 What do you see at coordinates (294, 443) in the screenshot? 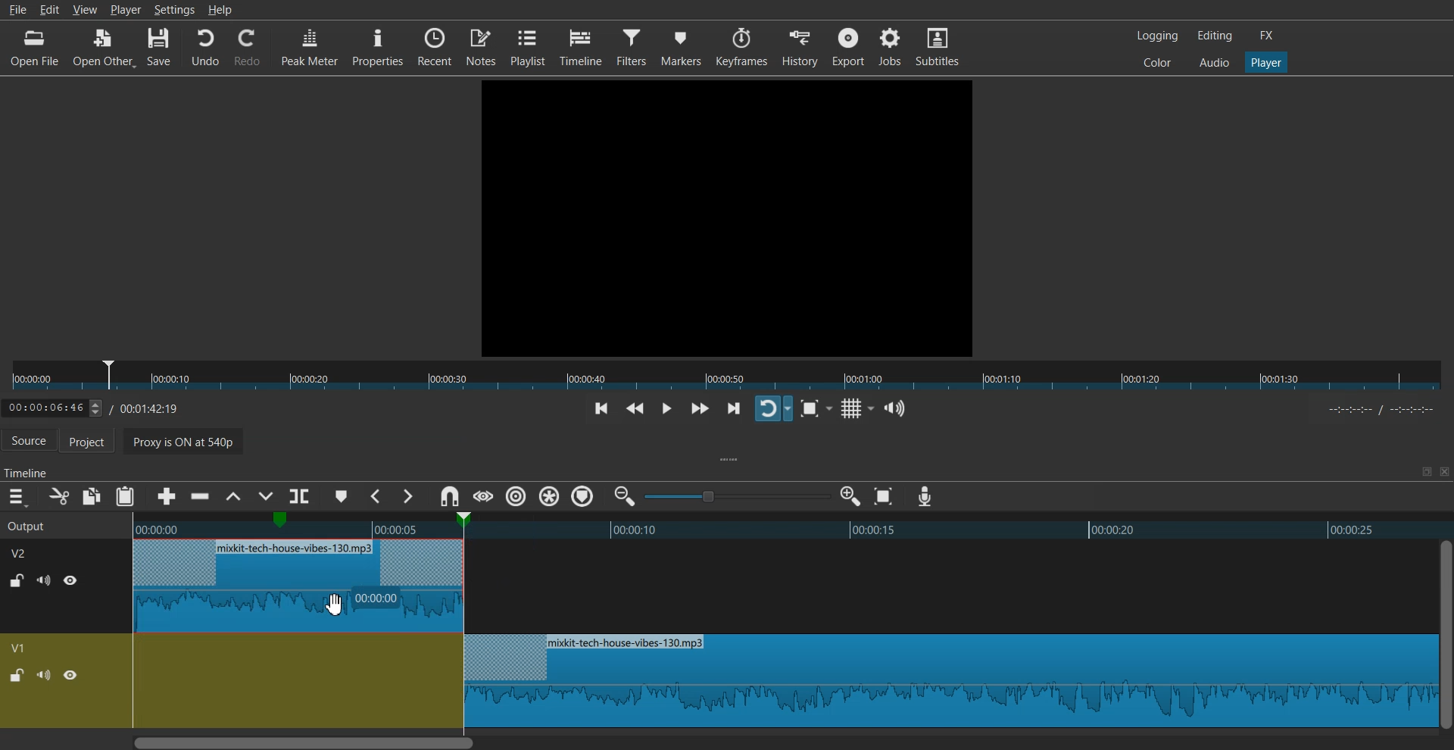
I see `Proxy is ON at 540p` at bounding box center [294, 443].